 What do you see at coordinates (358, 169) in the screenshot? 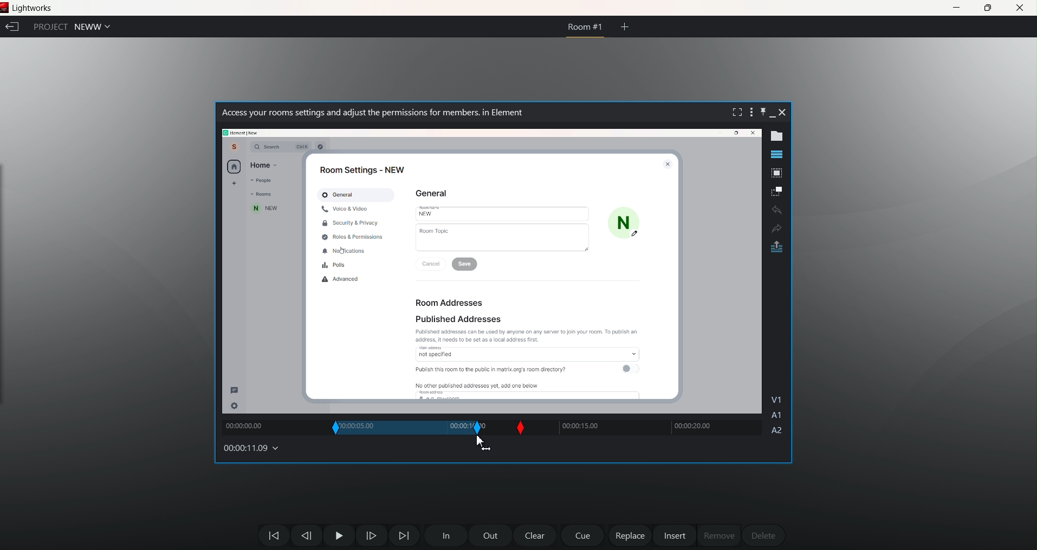
I see `Room Settings - NEW` at bounding box center [358, 169].